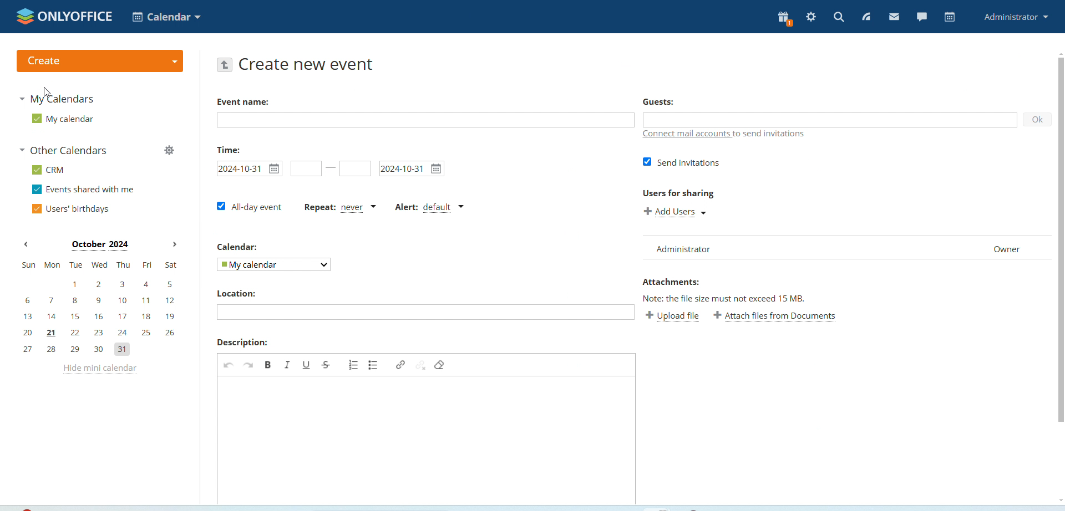  Describe the element at coordinates (170, 150) in the screenshot. I see `manage` at that location.